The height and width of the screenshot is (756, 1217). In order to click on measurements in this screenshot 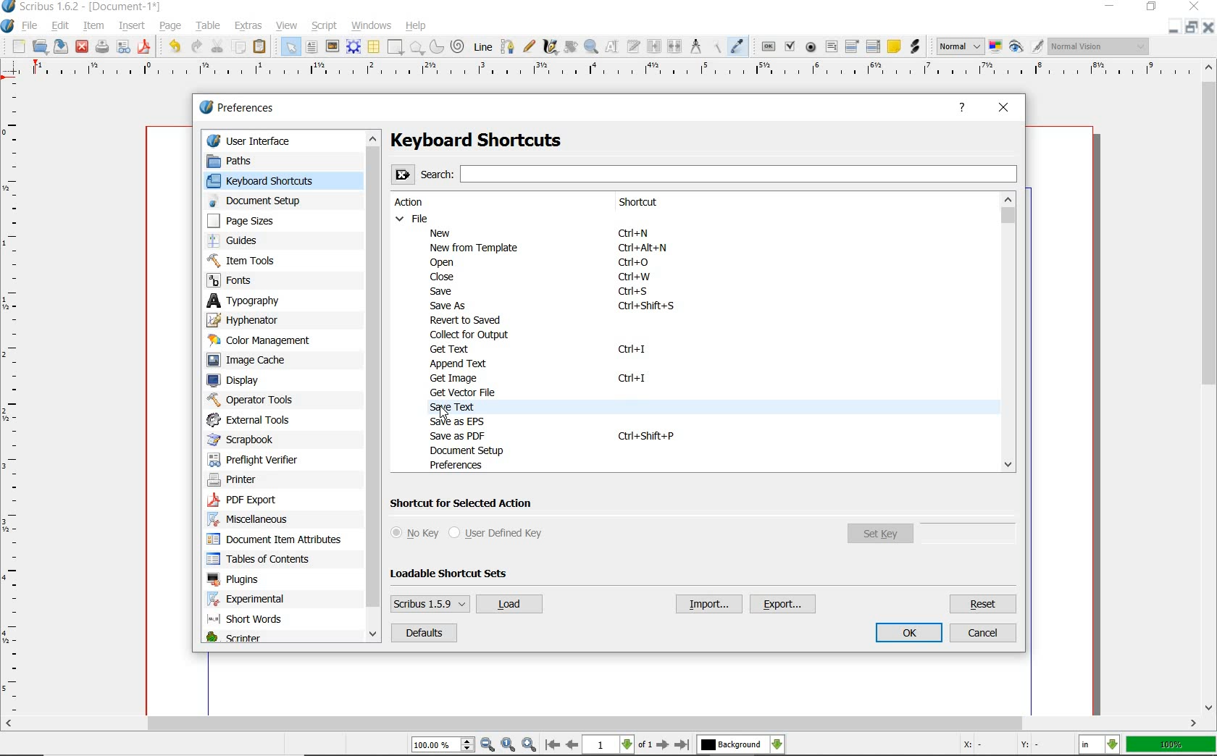, I will do `click(698, 48)`.